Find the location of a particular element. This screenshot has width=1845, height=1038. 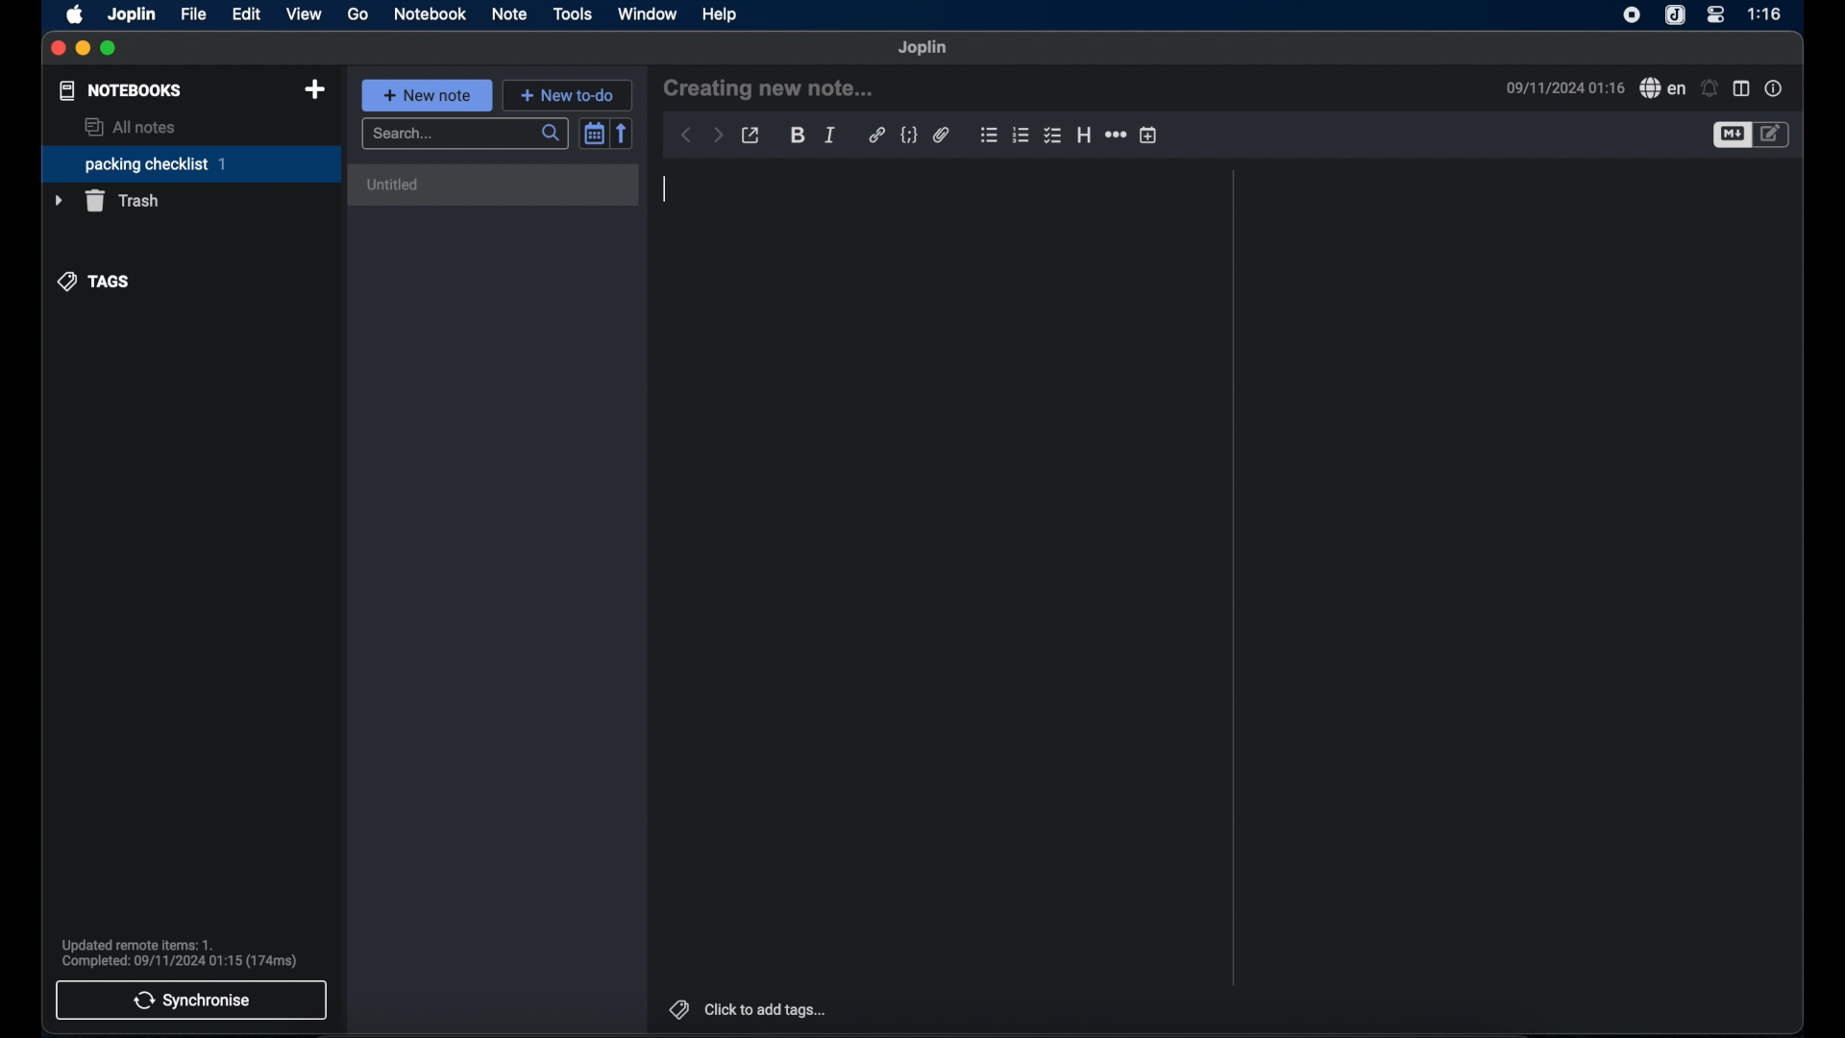

packing checklist is located at coordinates (190, 164).